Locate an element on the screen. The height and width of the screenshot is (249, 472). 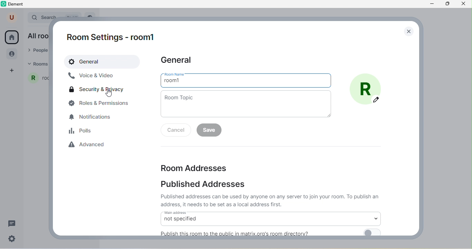
room addresses is located at coordinates (189, 170).